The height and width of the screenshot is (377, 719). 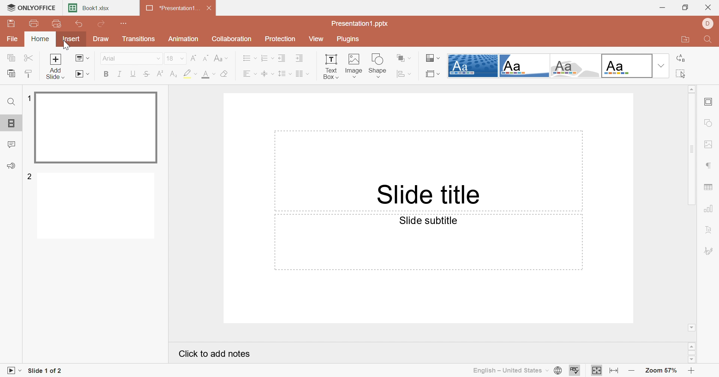 What do you see at coordinates (709, 24) in the screenshot?
I see `DELL` at bounding box center [709, 24].